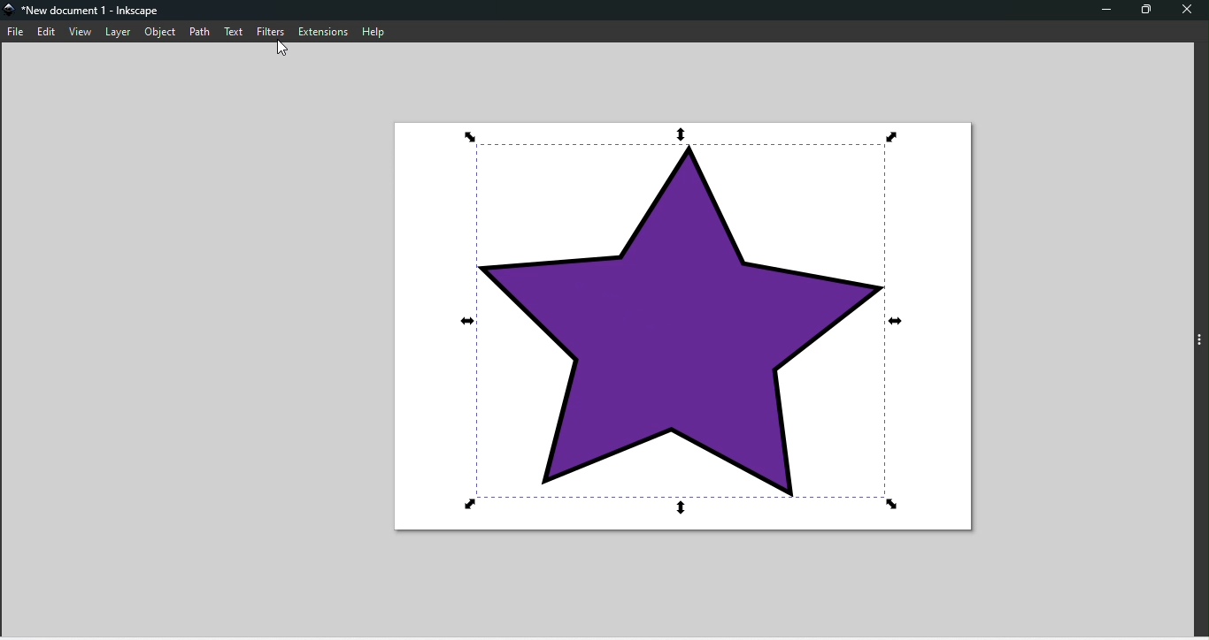 The image size is (1209, 640). I want to click on Maximize, so click(1146, 11).